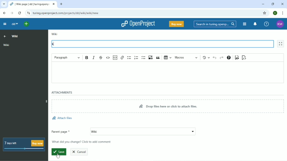 The height and width of the screenshot is (161, 287). Describe the element at coordinates (280, 44) in the screenshot. I see `Activate zen mode` at that location.